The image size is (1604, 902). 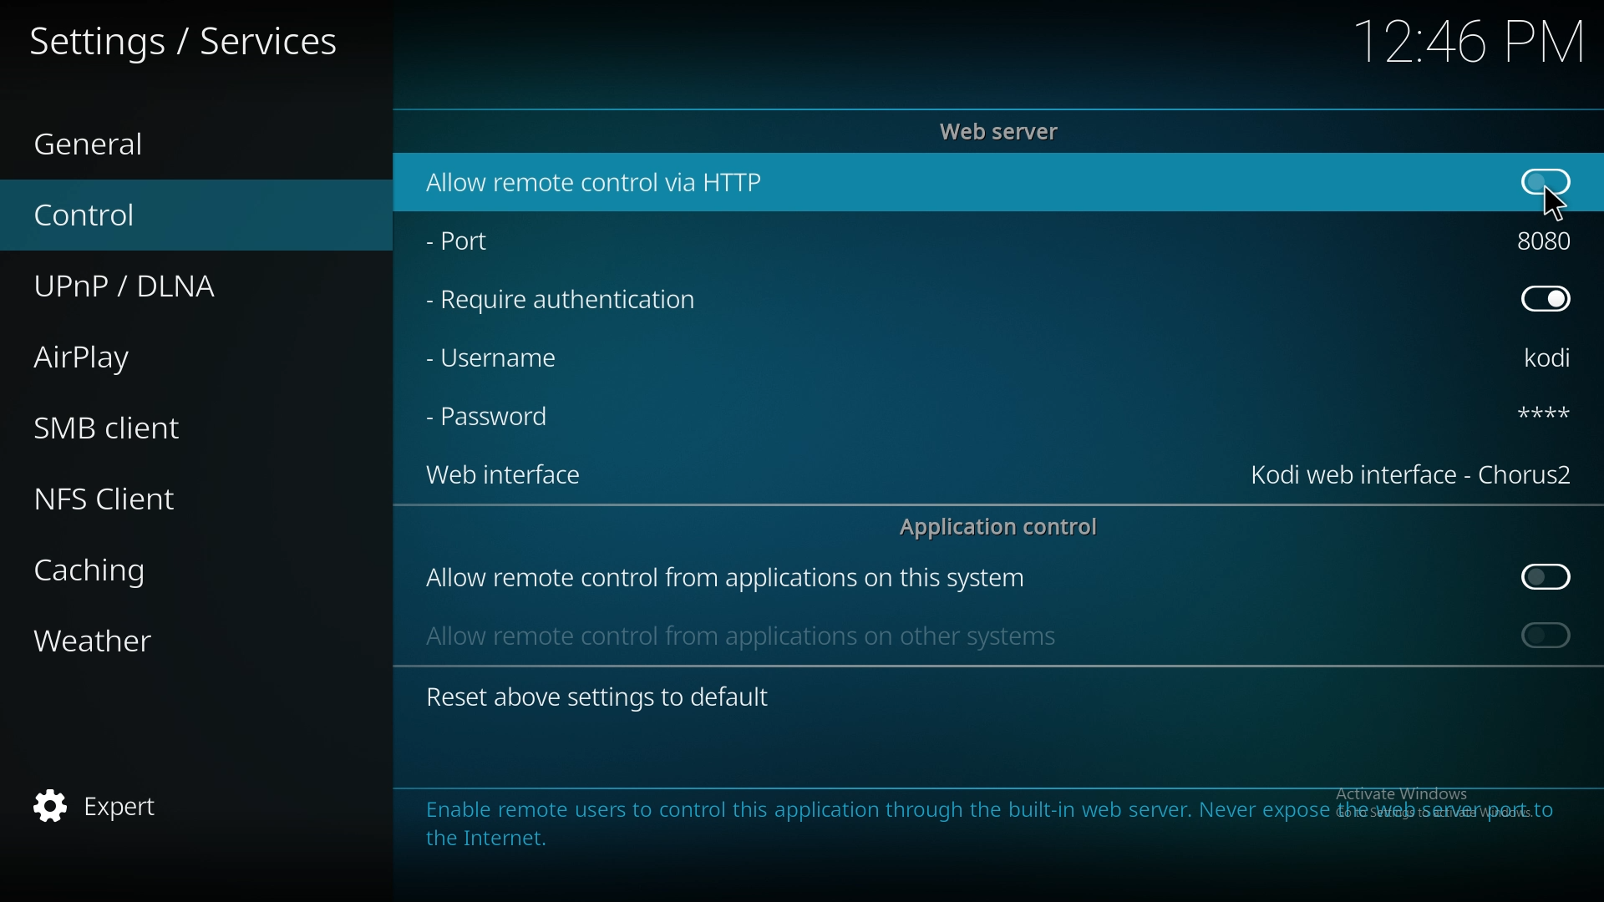 What do you see at coordinates (725, 580) in the screenshot?
I see `allow remote control` at bounding box center [725, 580].